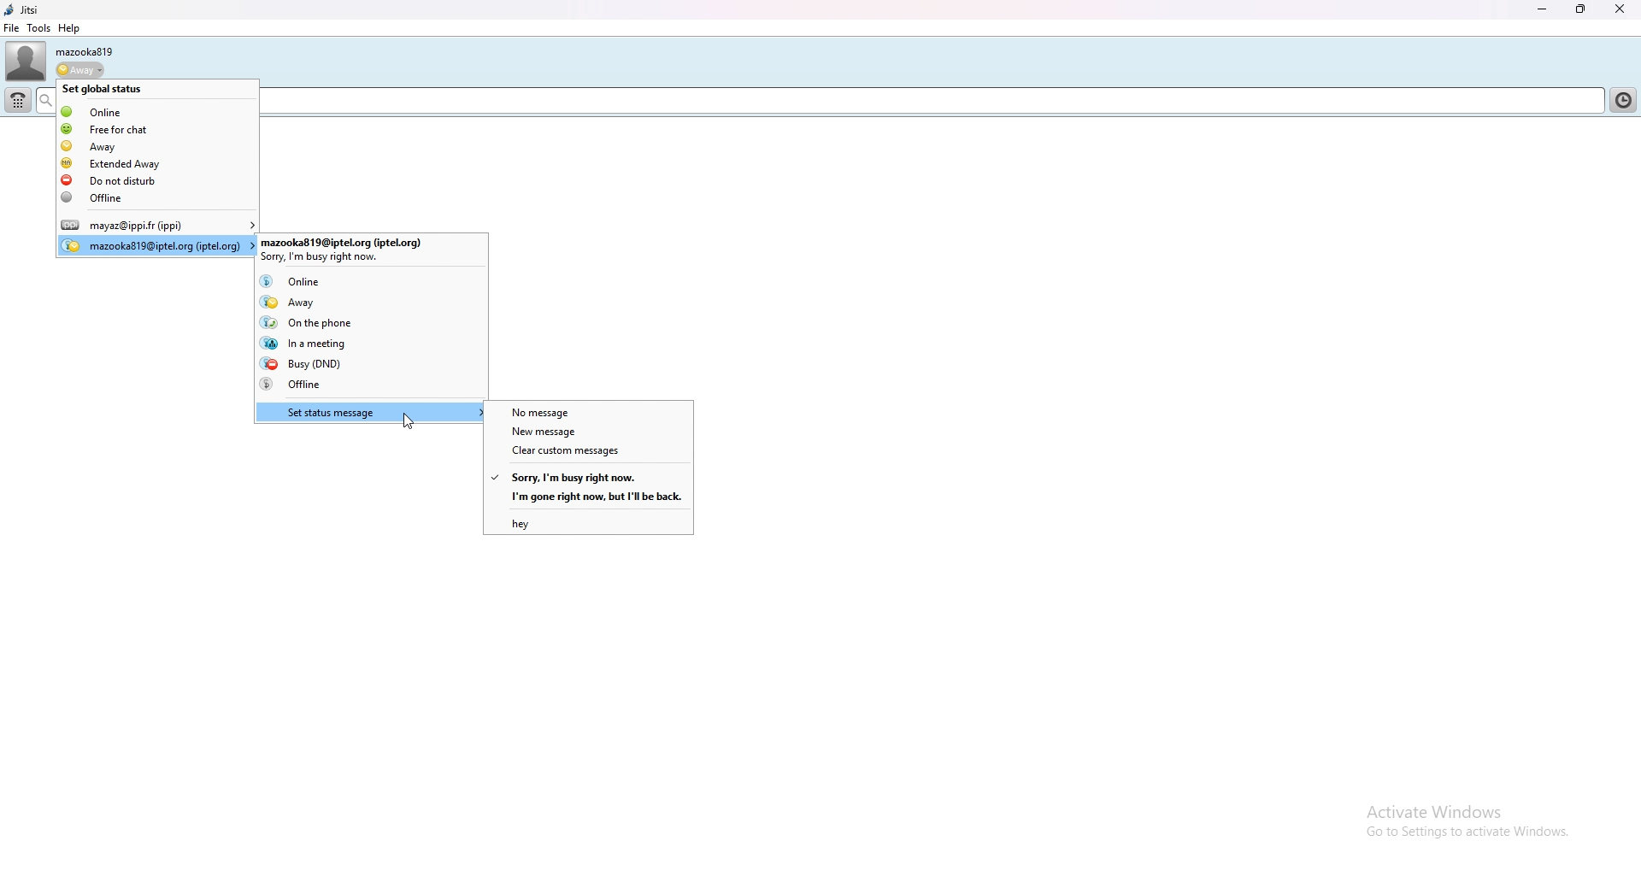 Image resolution: width=1641 pixels, height=882 pixels. I want to click on status, so click(79, 71).